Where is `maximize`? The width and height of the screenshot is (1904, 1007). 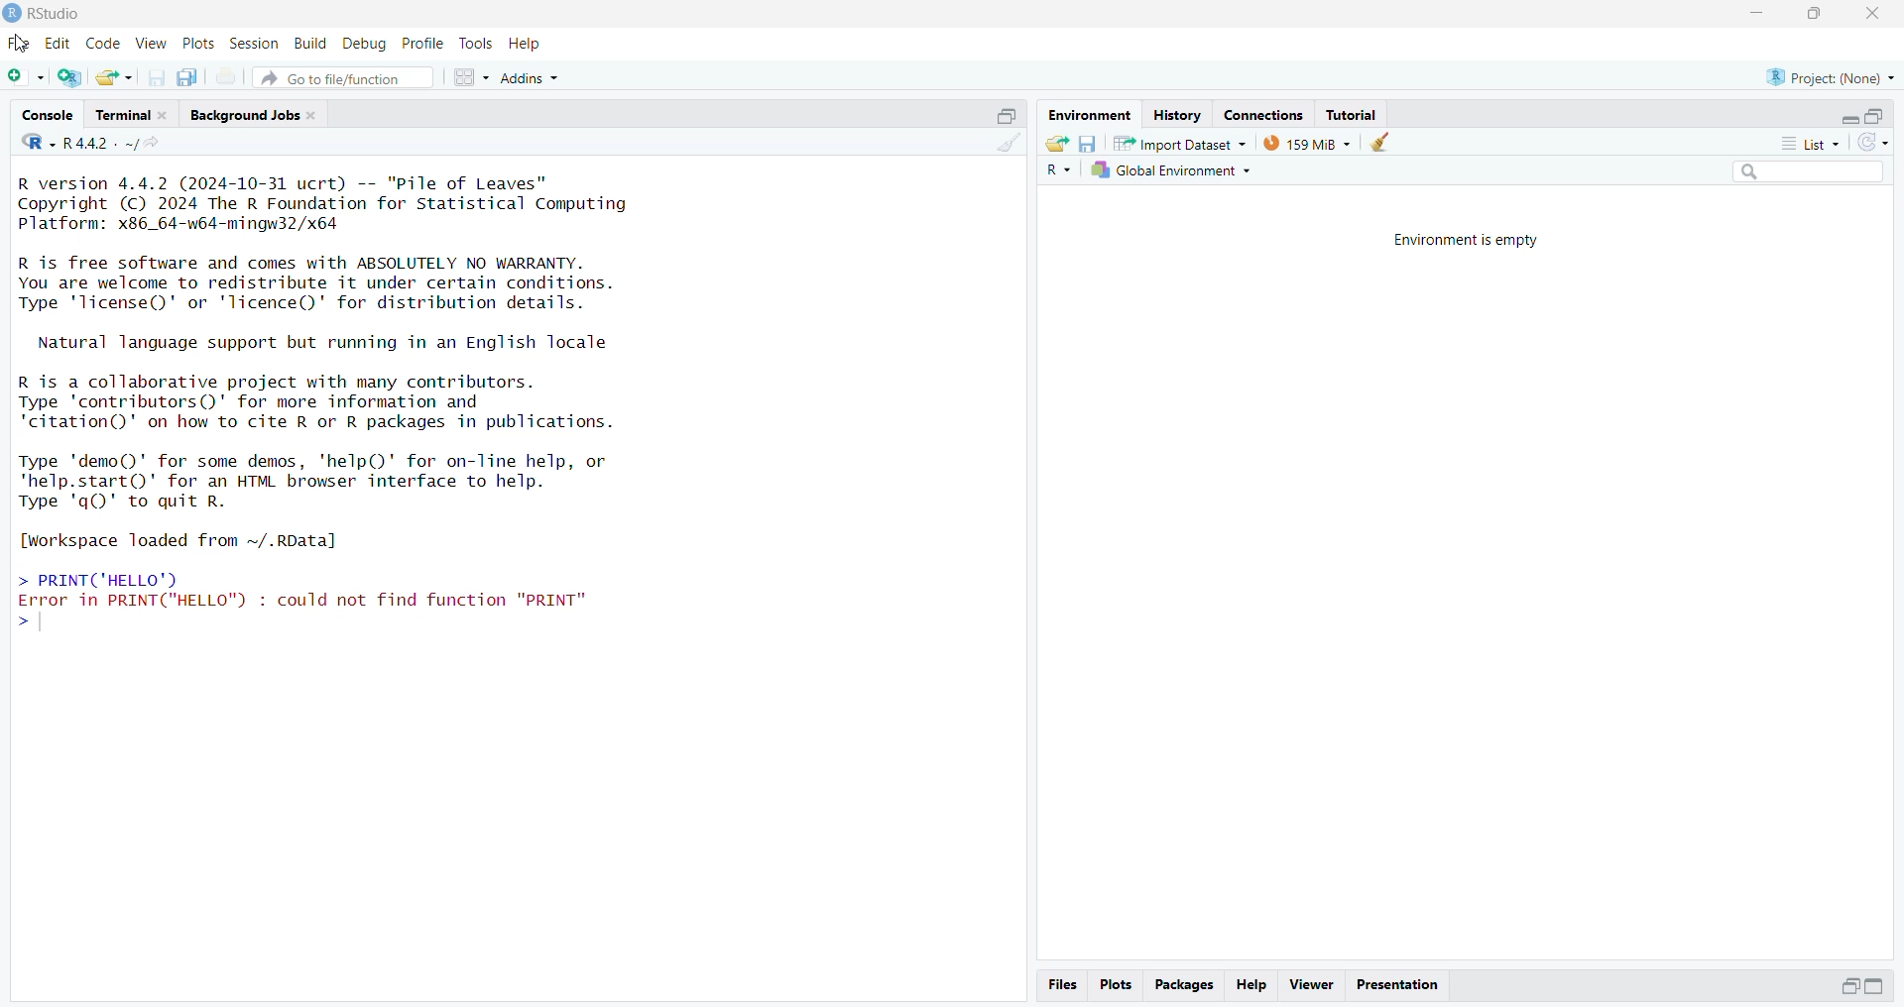
maximize is located at coordinates (1812, 15).